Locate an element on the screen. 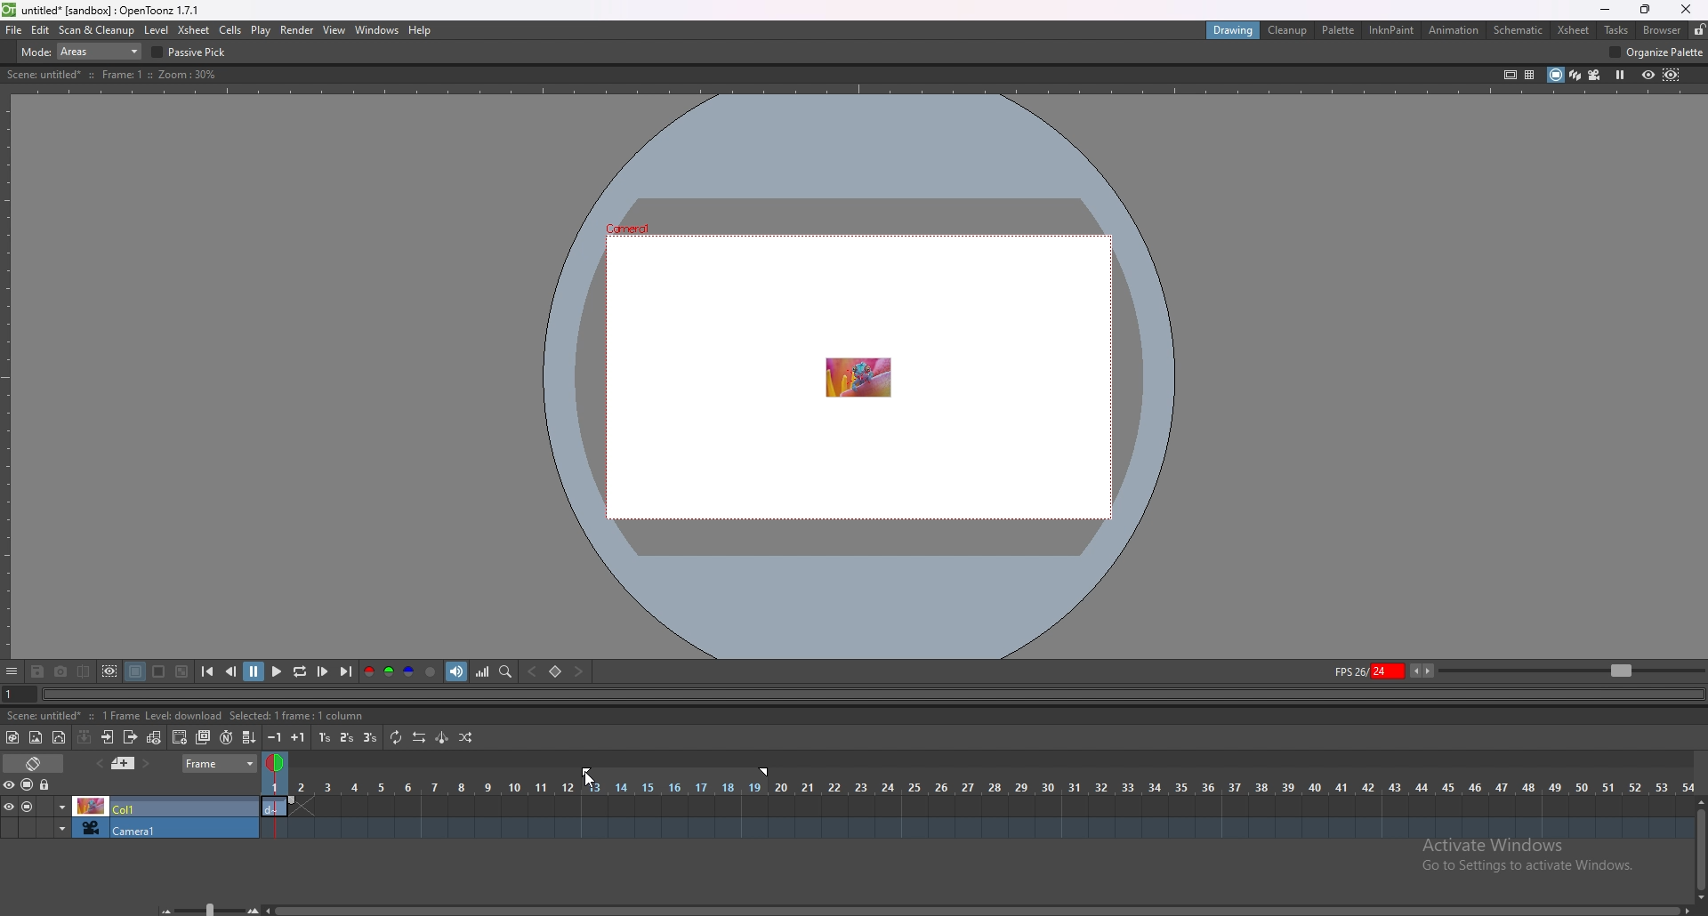 This screenshot has height=916, width=1708. set key is located at coordinates (557, 671).